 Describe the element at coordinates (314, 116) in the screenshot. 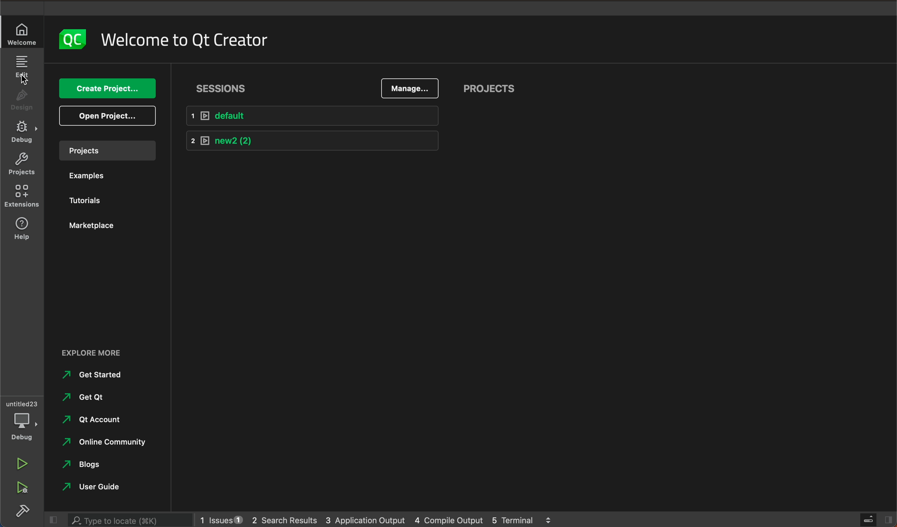

I see `default` at that location.